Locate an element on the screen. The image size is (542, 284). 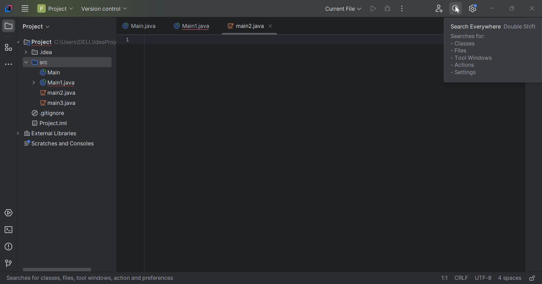
Scratches and Consoles is located at coordinates (58, 143).